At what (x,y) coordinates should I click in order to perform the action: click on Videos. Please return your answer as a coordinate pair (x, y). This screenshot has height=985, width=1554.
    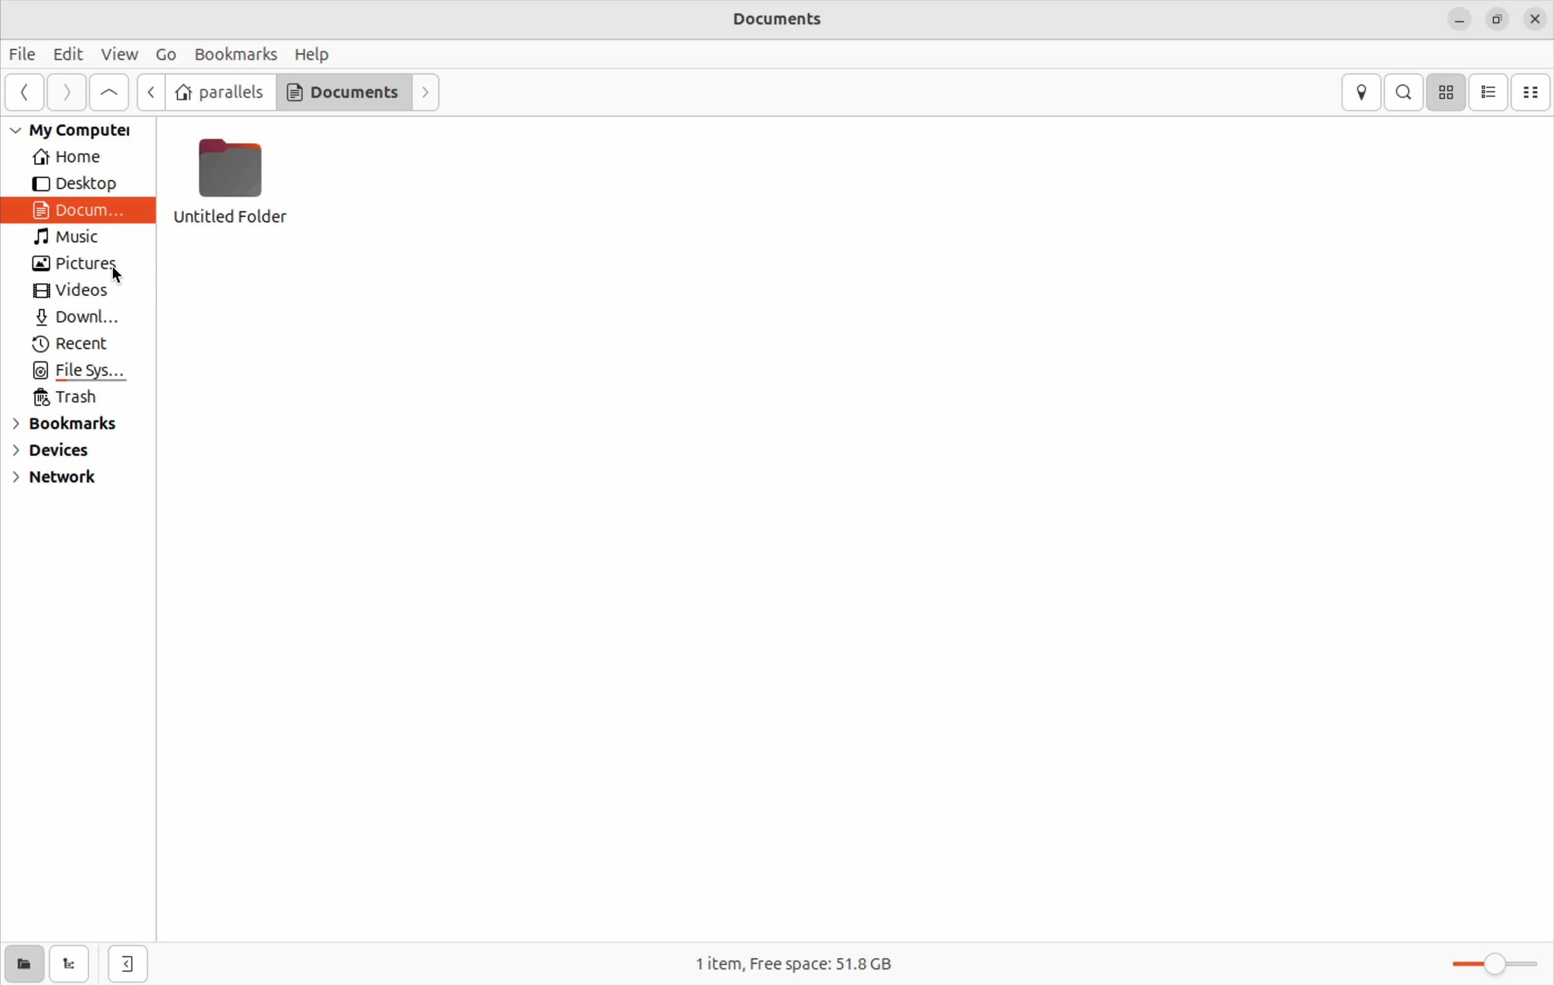
    Looking at the image, I should click on (74, 292).